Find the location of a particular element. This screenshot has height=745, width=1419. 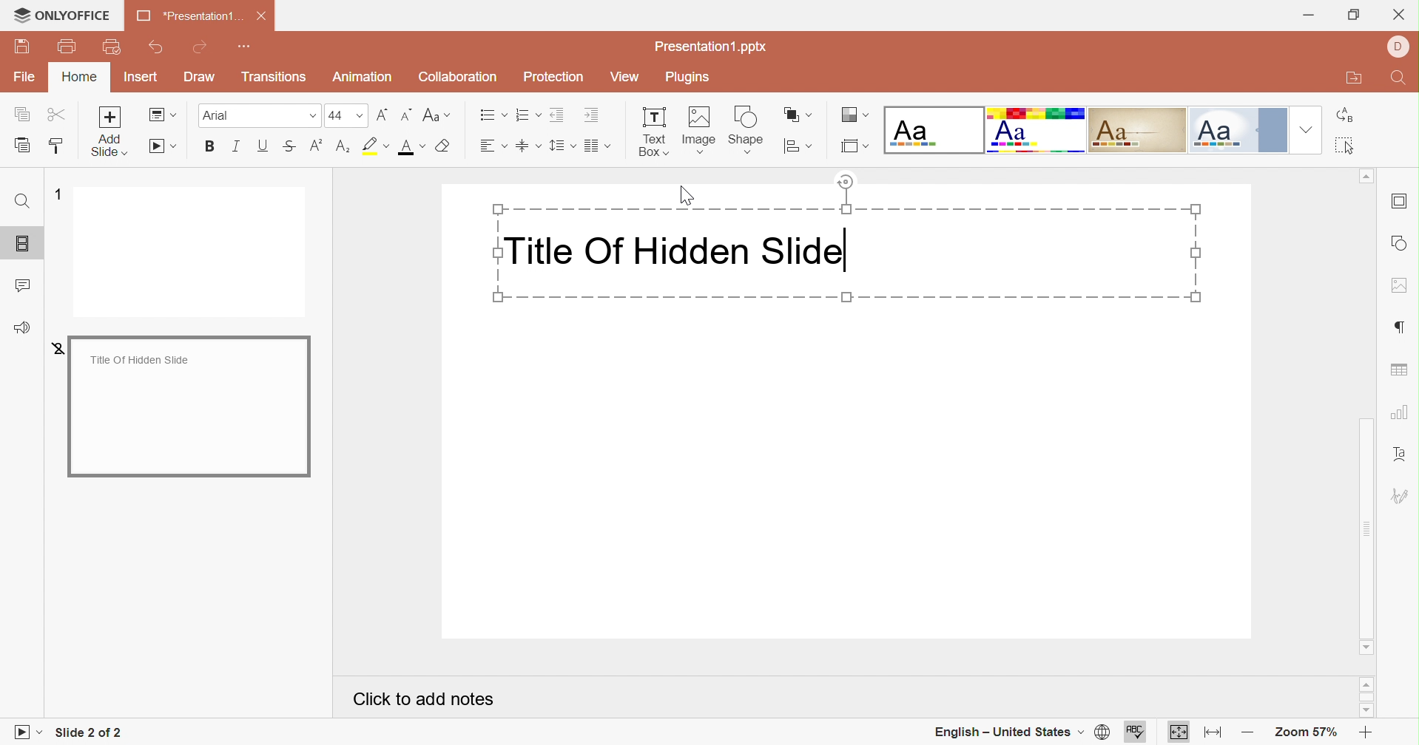

Shape is located at coordinates (748, 131).